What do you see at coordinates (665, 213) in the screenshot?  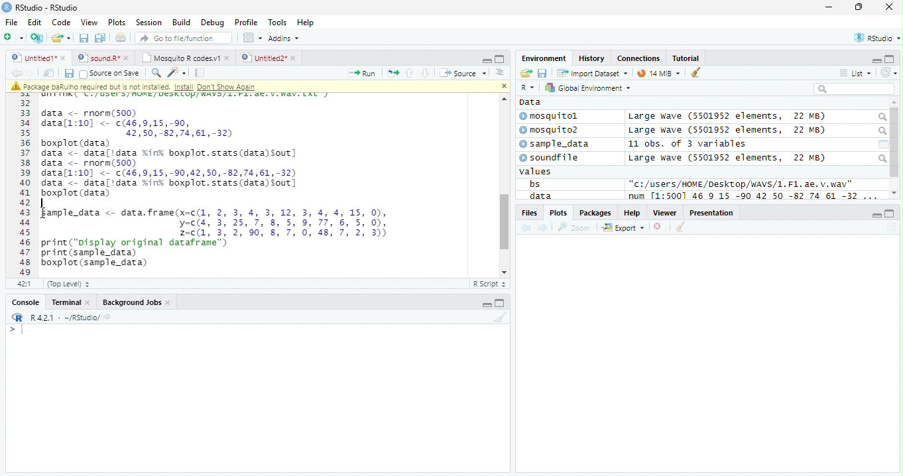 I see `Viewer` at bounding box center [665, 213].